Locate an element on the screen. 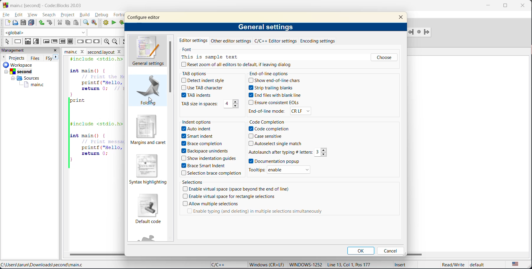 This screenshot has width=532, height=269. break instruction is located at coordinates (81, 42).